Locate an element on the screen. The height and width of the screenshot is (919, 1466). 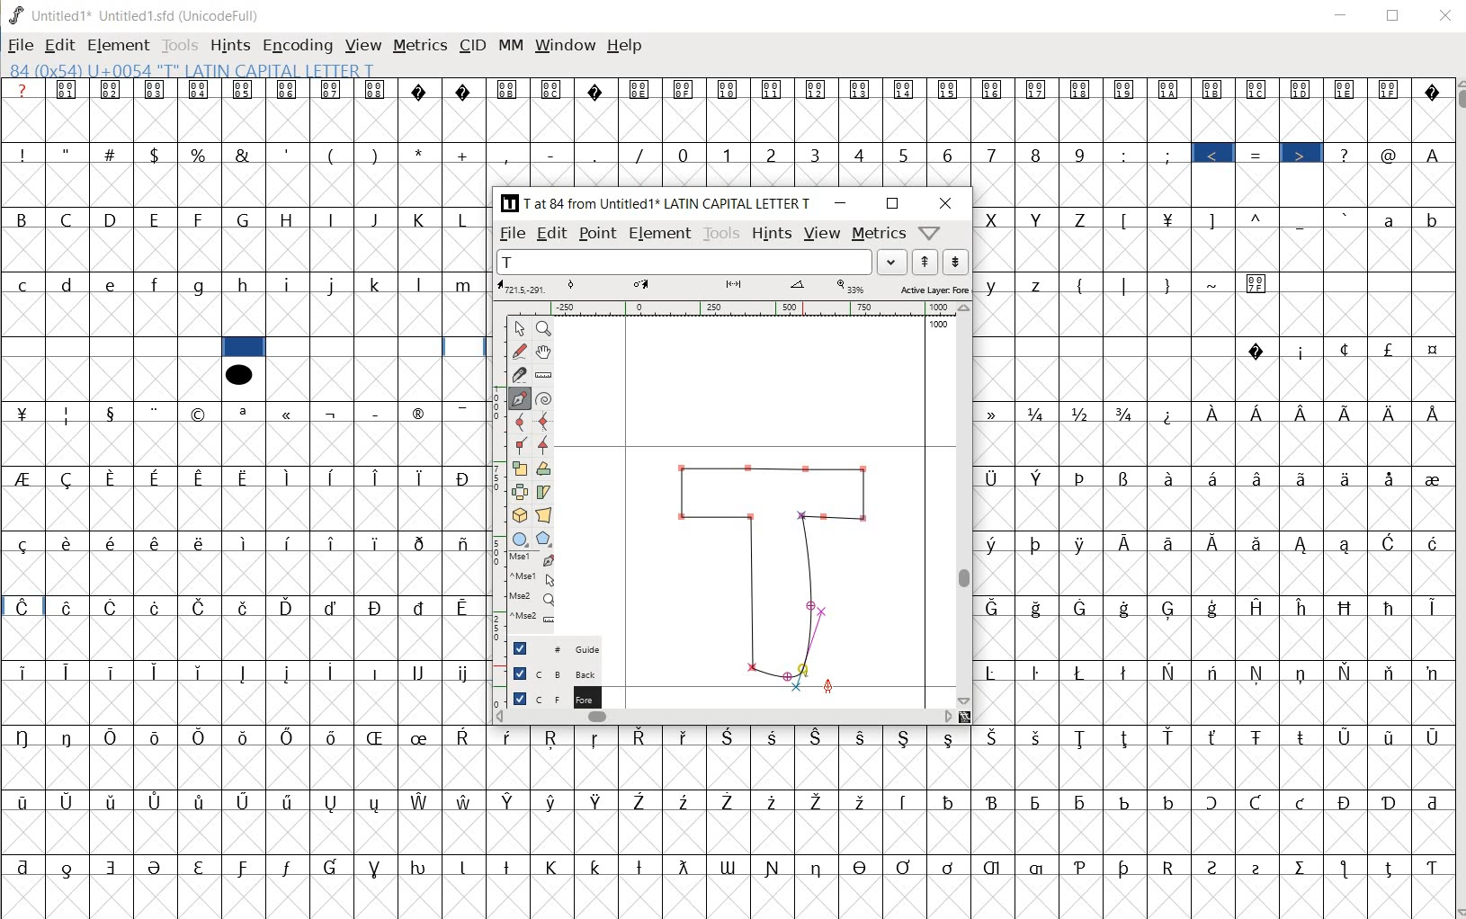
Symbol is located at coordinates (774, 736).